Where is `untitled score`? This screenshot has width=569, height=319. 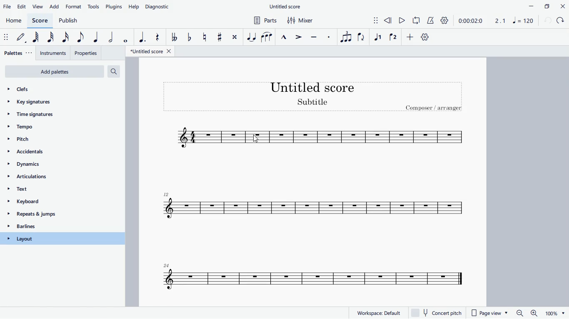
untitled score is located at coordinates (286, 7).